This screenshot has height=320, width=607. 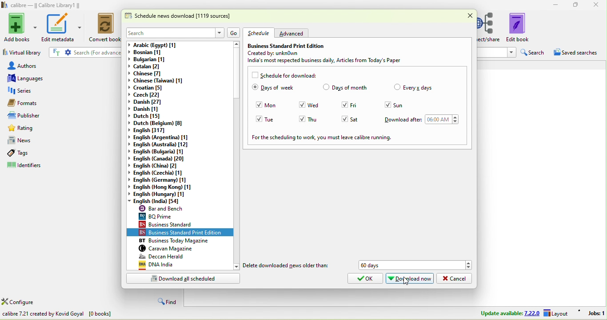 What do you see at coordinates (361, 119) in the screenshot?
I see `sat` at bounding box center [361, 119].